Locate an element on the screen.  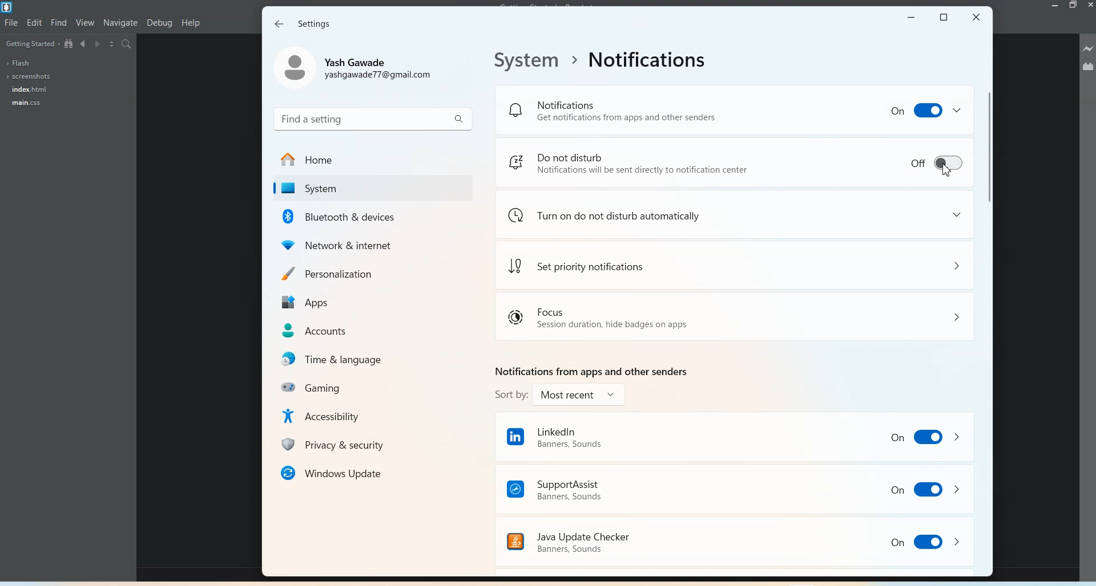
Close is located at coordinates (977, 16).